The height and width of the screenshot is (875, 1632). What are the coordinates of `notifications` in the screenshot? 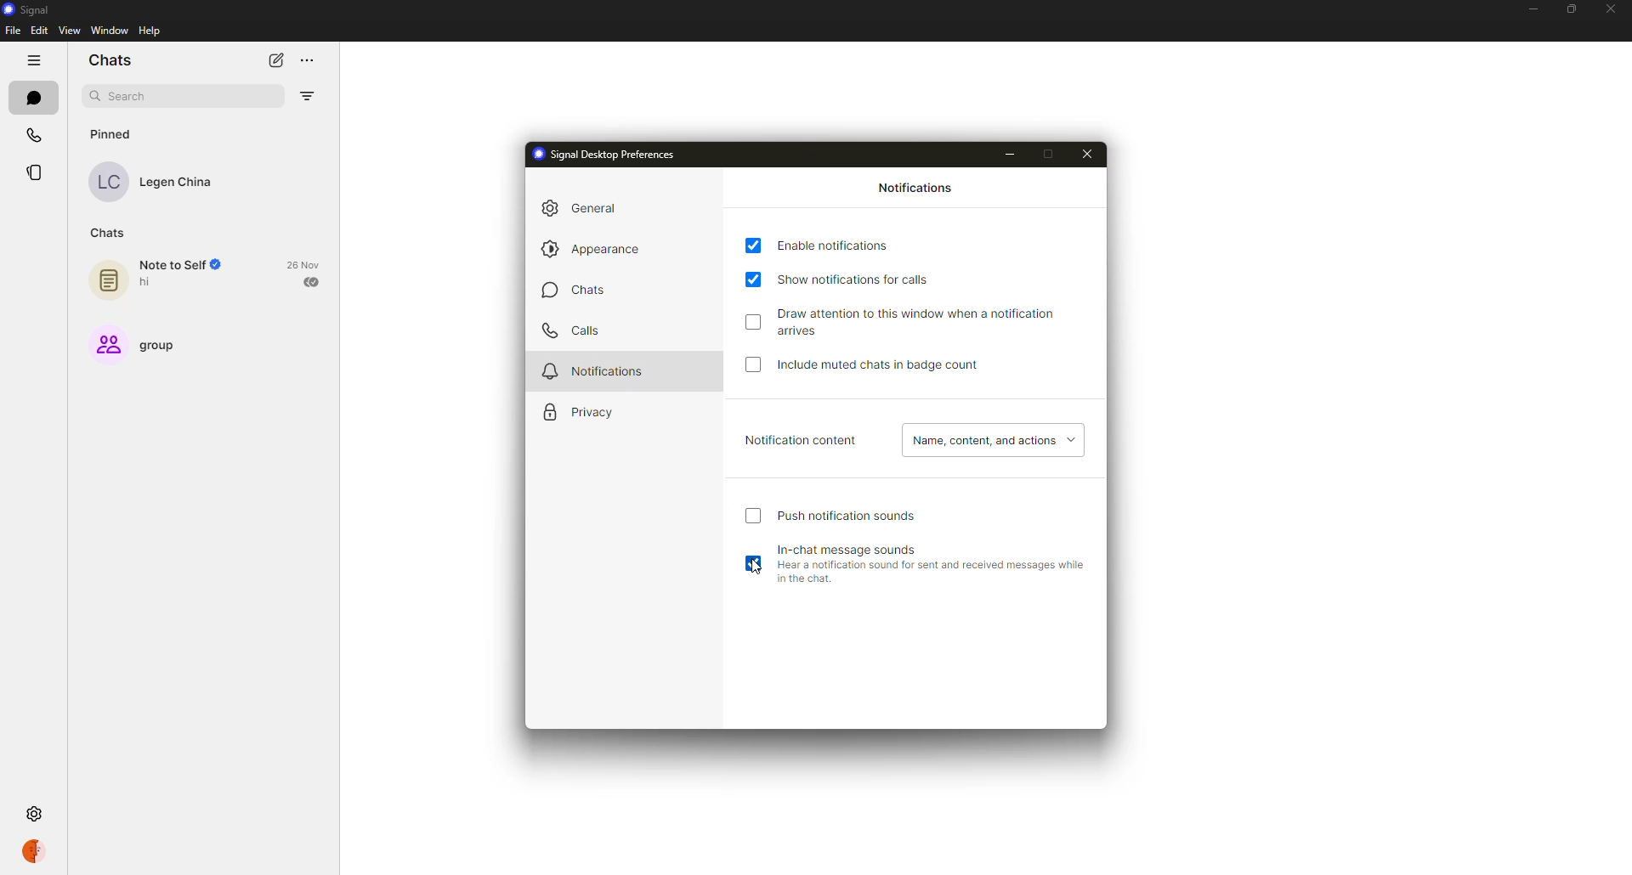 It's located at (916, 188).